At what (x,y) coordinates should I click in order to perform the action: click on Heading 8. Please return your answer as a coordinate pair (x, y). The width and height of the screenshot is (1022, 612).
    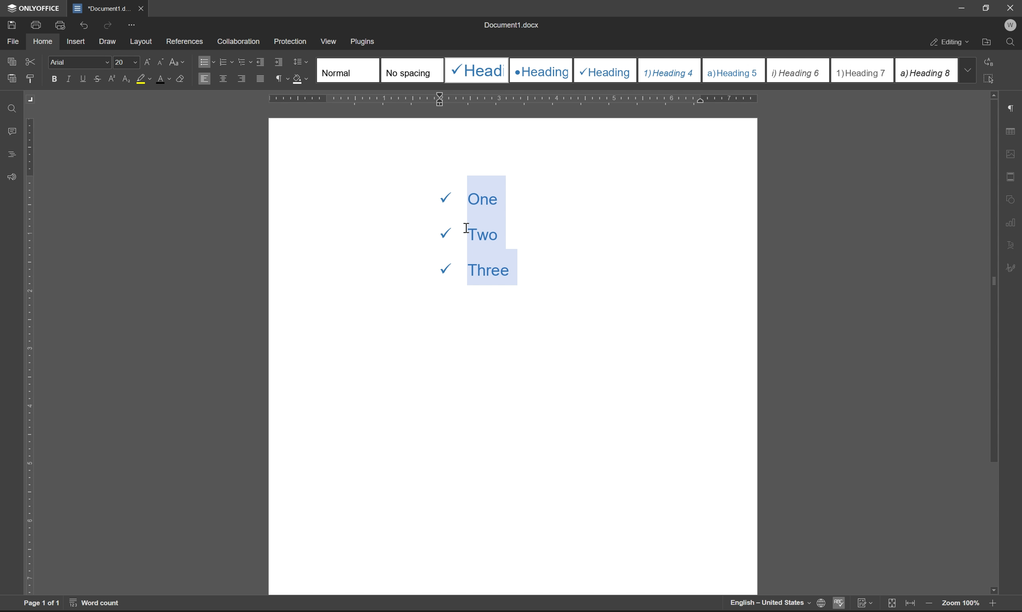
    Looking at the image, I should click on (925, 70).